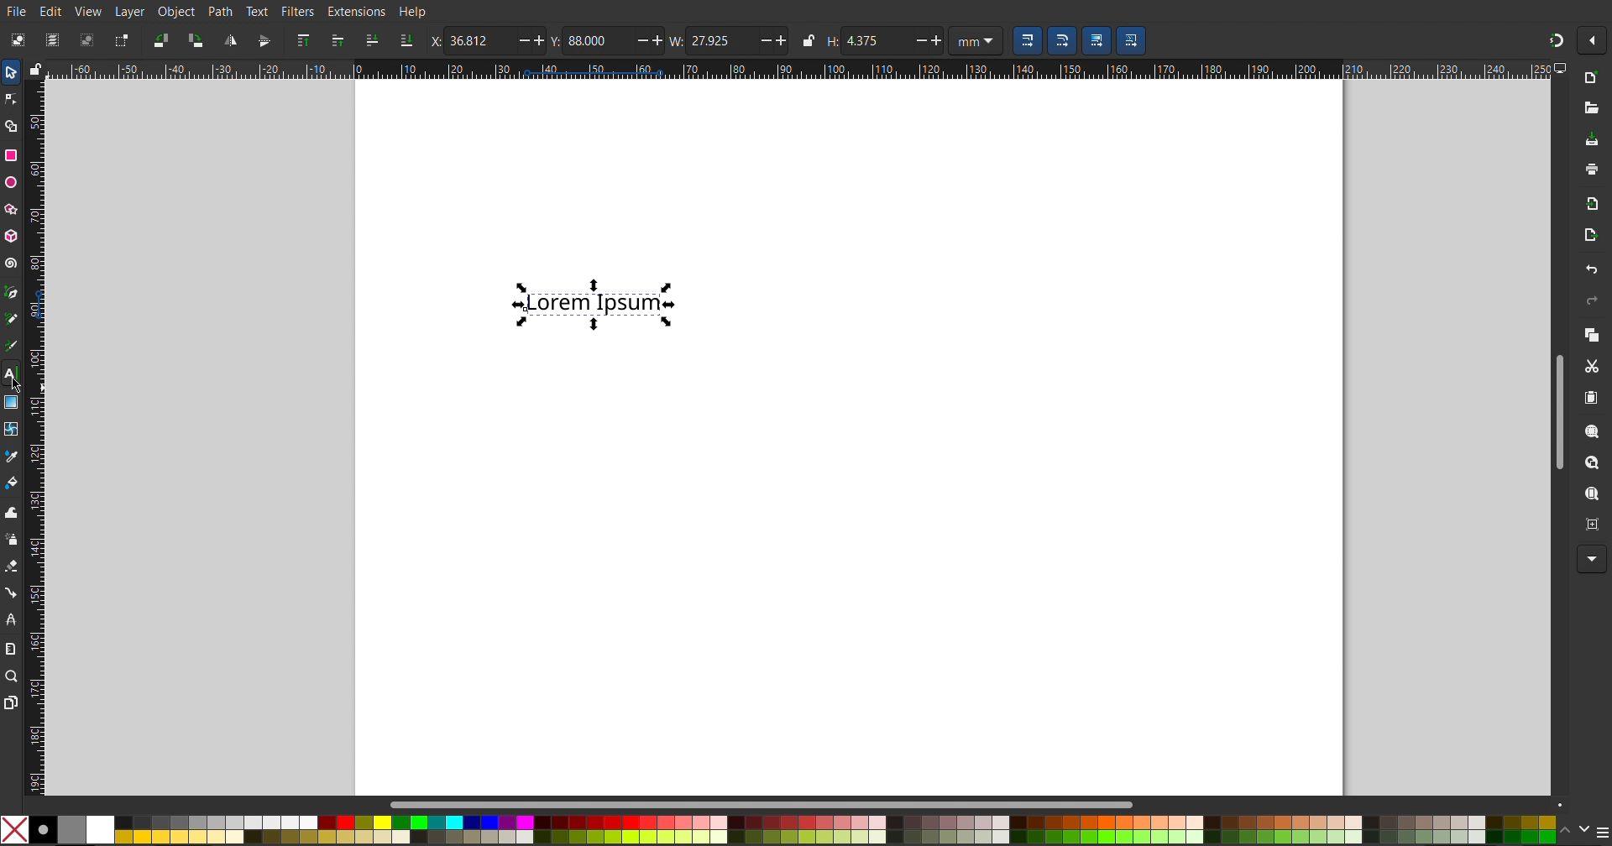  I want to click on File, so click(18, 10).